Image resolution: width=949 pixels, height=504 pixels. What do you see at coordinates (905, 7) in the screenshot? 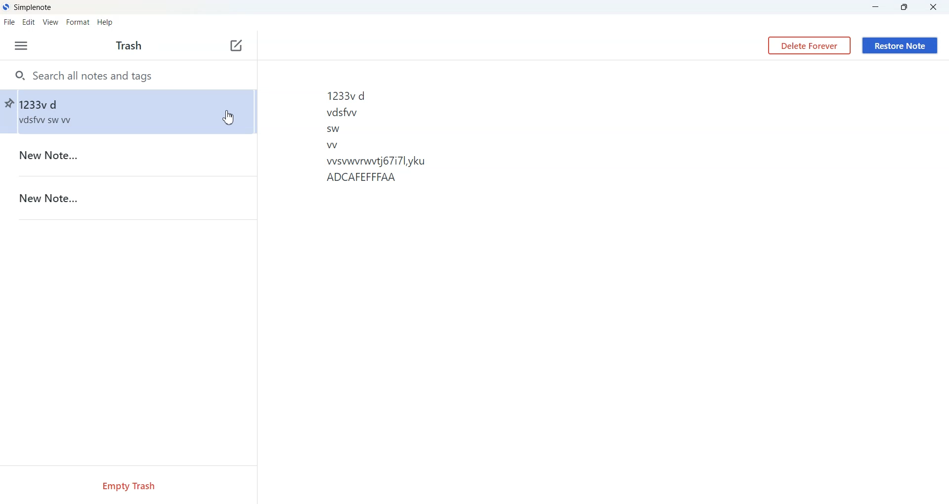
I see `Maximize` at bounding box center [905, 7].